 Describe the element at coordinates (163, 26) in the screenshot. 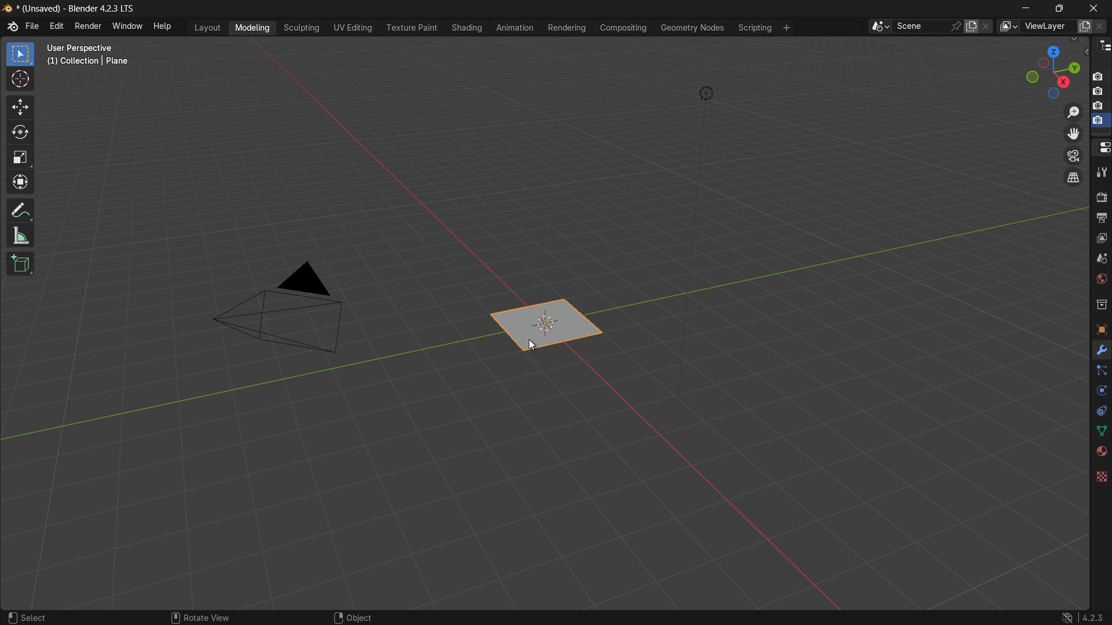

I see `help menu` at that location.